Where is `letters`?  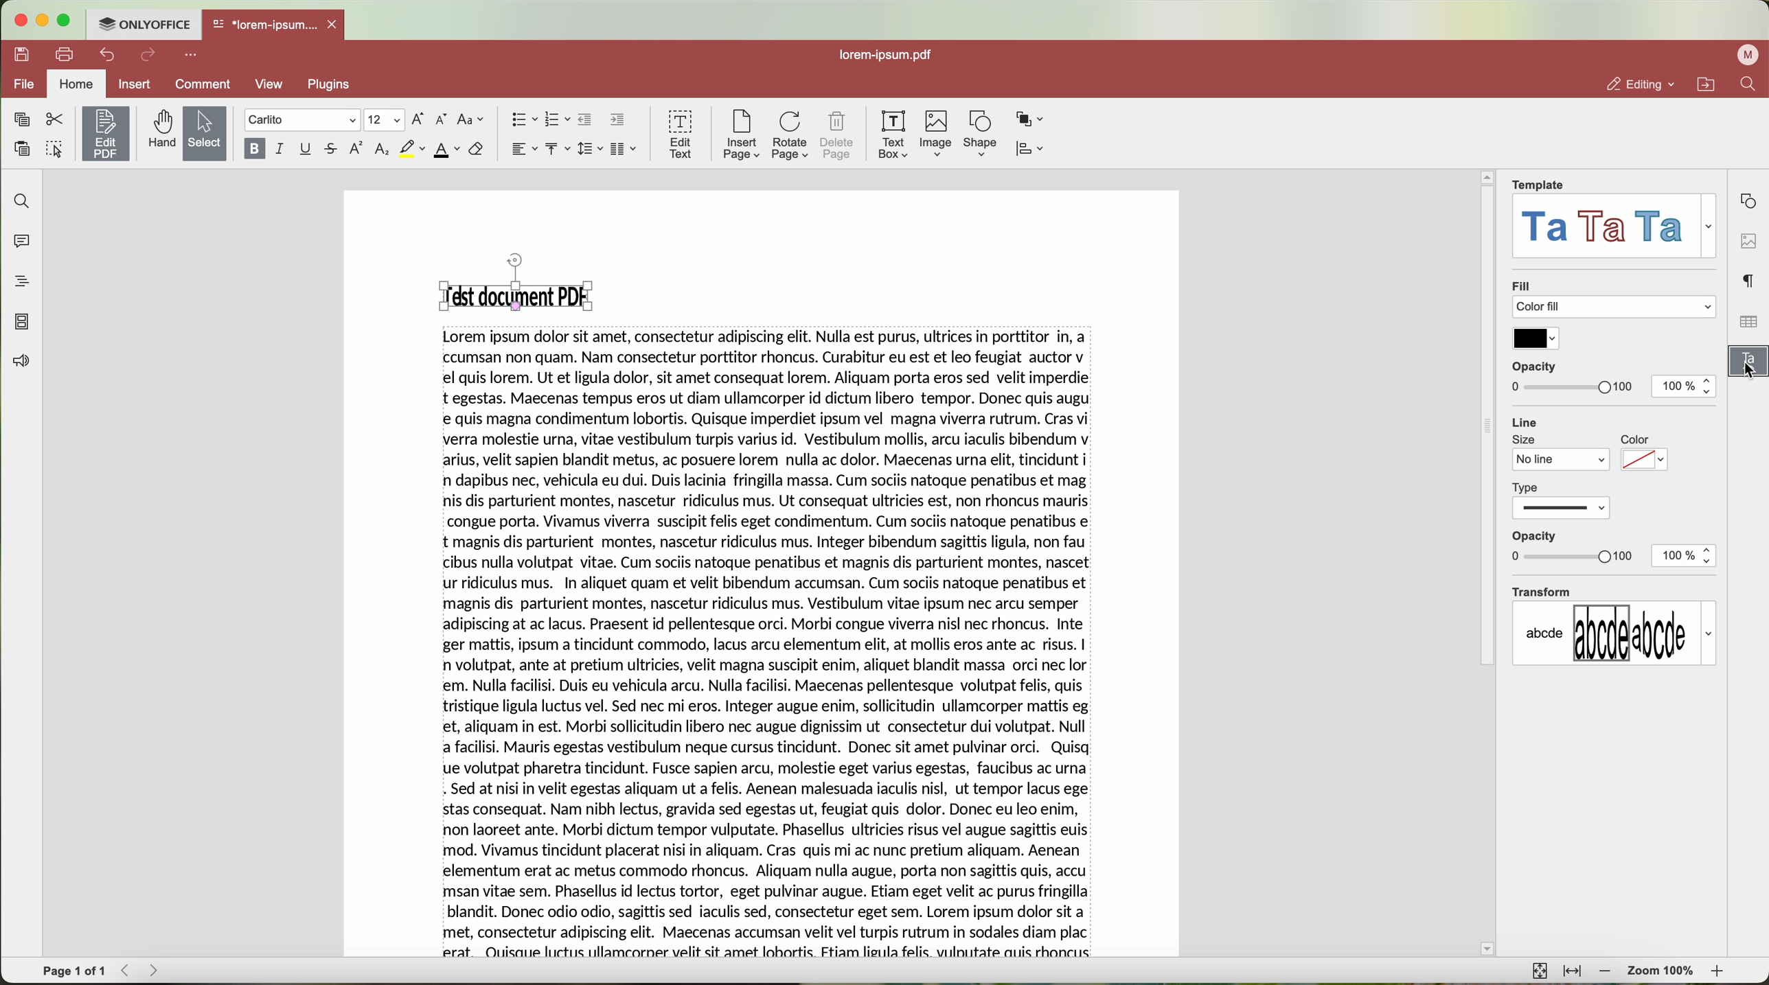 letters is located at coordinates (1617, 227).